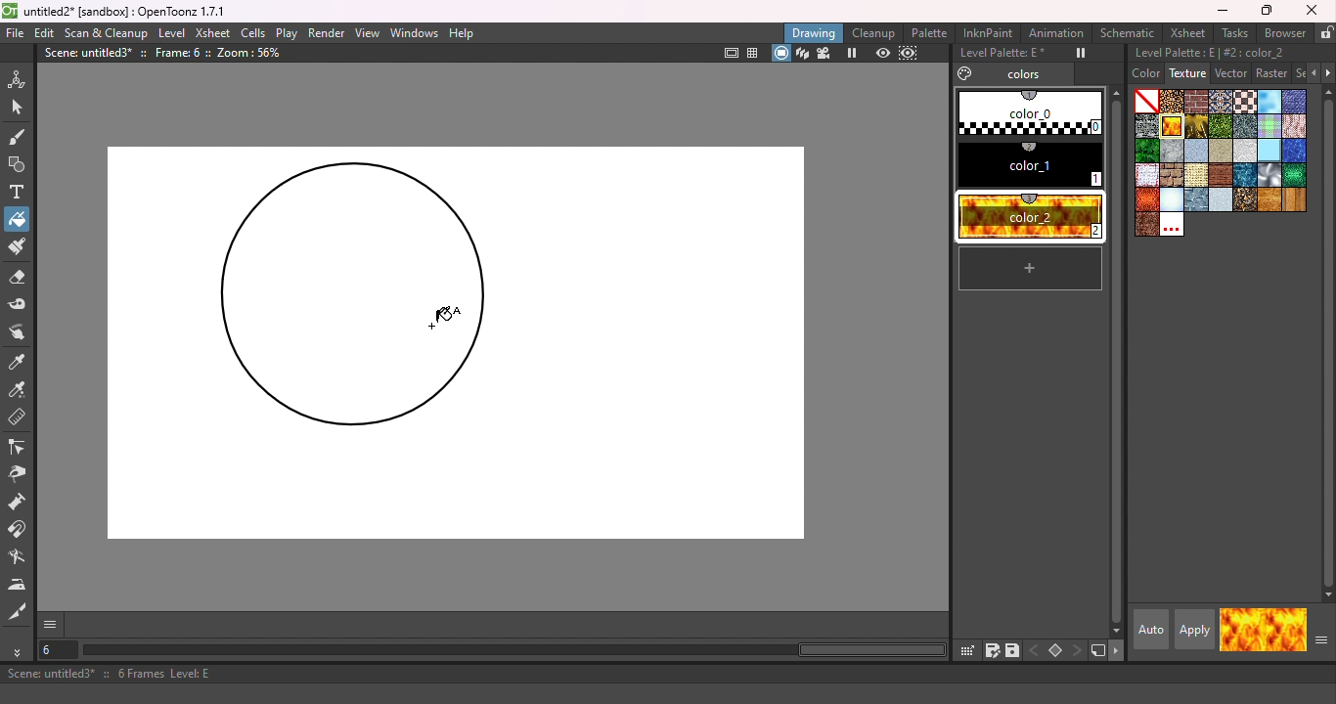  Describe the element at coordinates (1295, 100) in the screenshot. I see `Denim2_s.bmp` at that location.